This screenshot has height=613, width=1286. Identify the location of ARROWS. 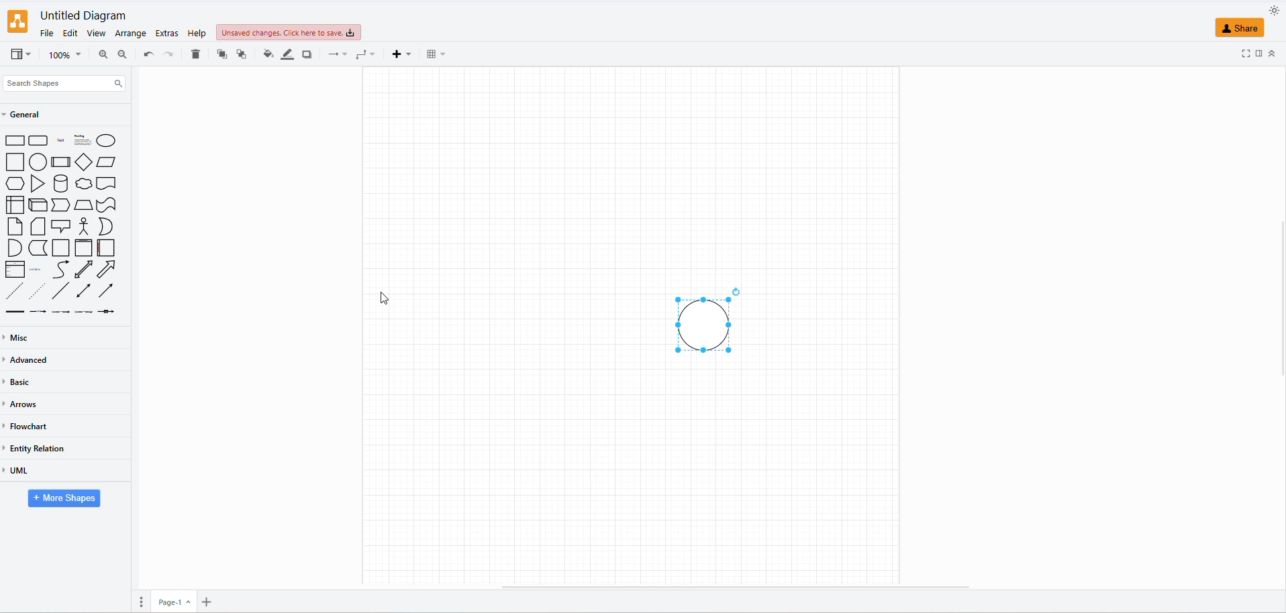
(23, 406).